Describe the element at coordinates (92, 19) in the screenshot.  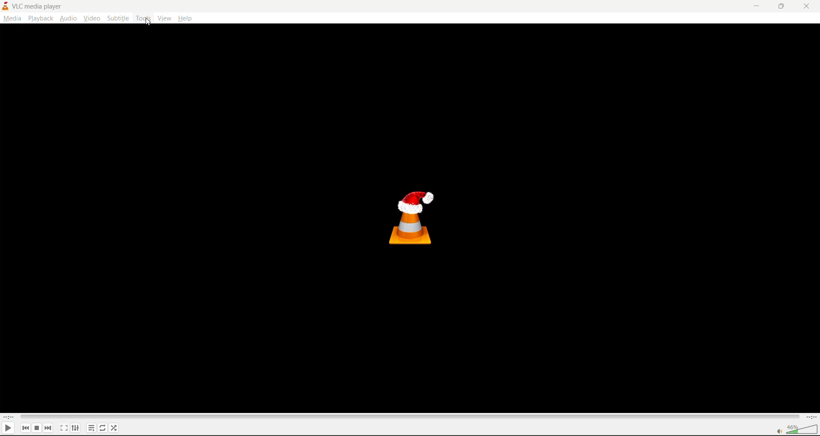
I see `video` at that location.